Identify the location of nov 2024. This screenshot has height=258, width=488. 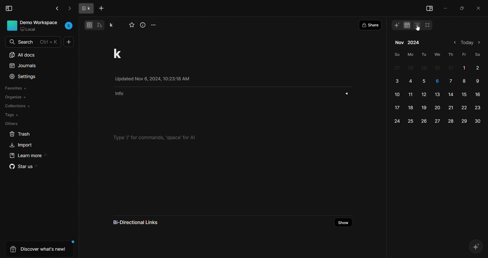
(408, 43).